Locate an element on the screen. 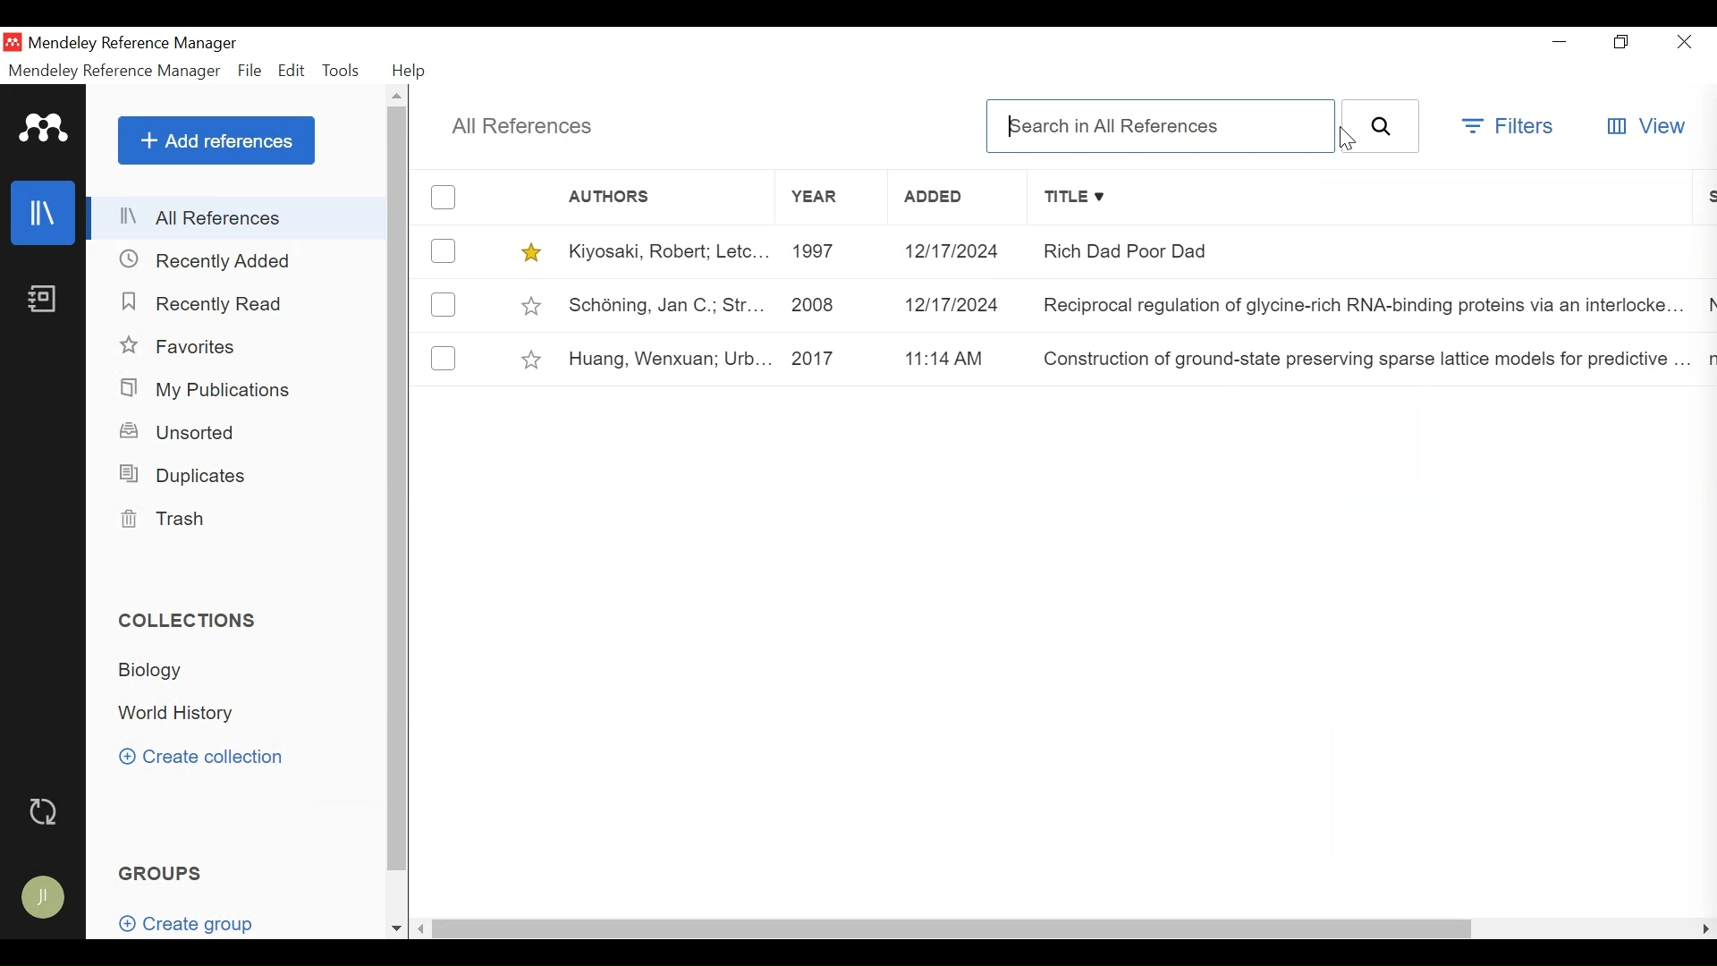 This screenshot has height=966, width=1717. 2017 is located at coordinates (830, 359).